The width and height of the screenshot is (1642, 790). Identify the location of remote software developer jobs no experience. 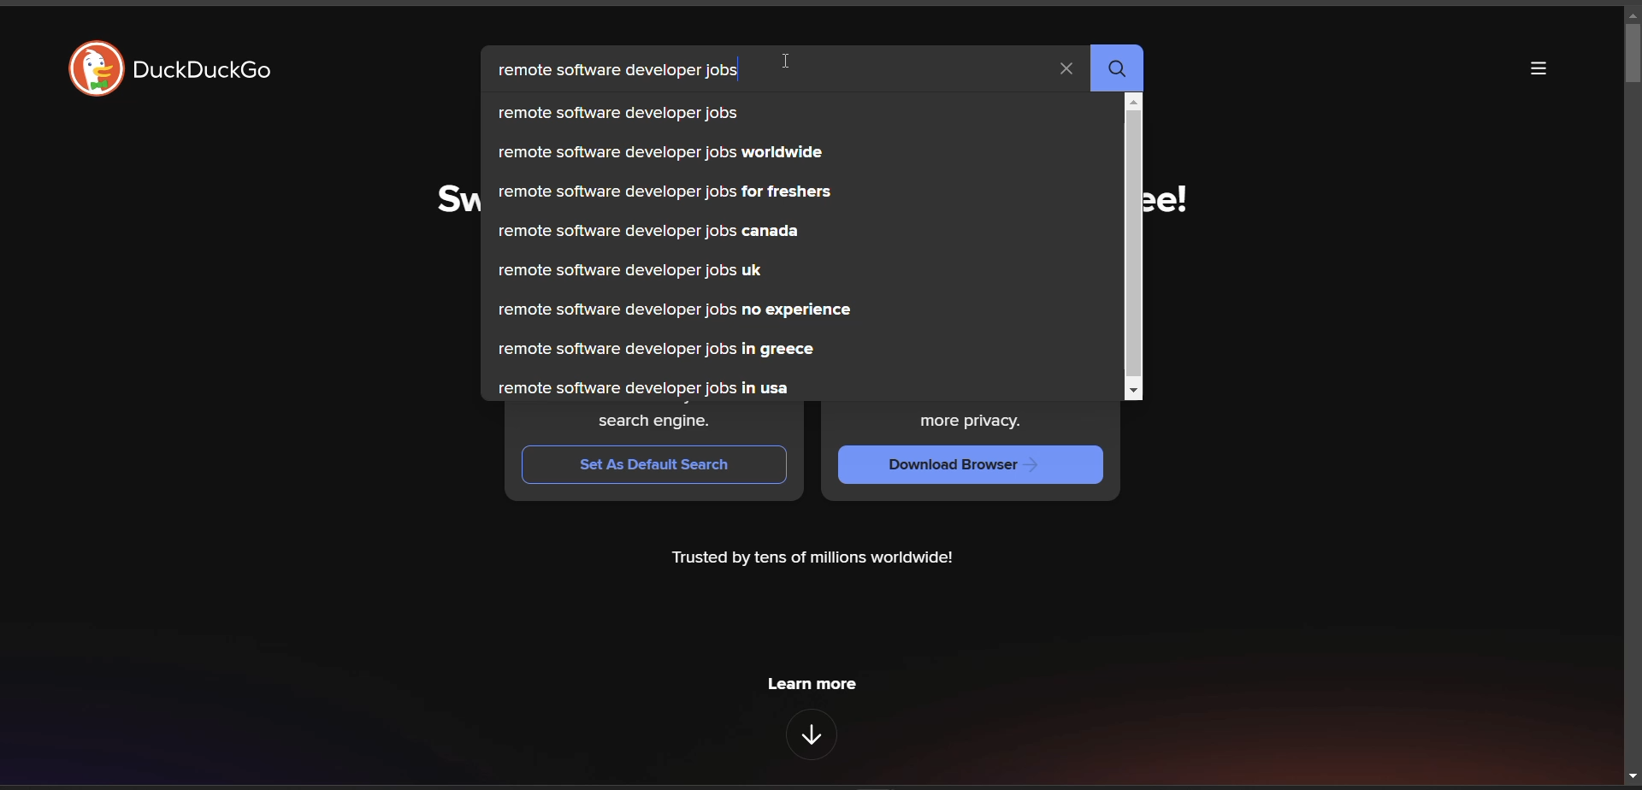
(690, 308).